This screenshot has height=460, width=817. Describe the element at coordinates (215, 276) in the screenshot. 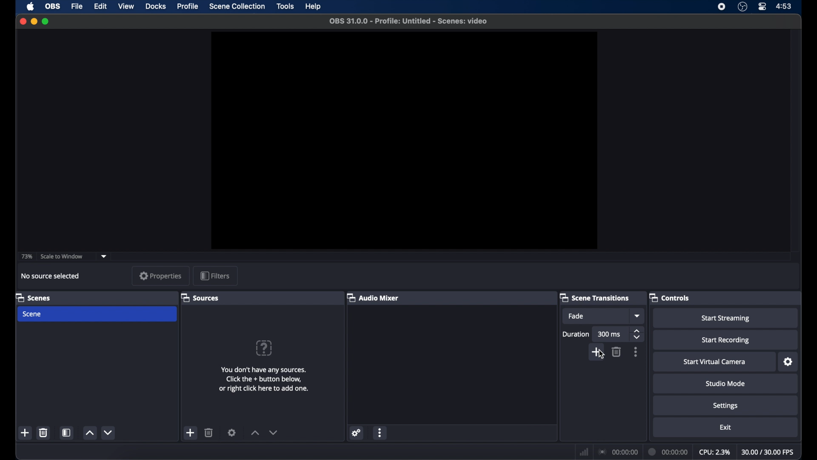

I see `filters` at that location.